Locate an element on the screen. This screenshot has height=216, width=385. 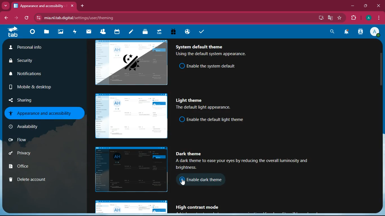
image is located at coordinates (132, 207).